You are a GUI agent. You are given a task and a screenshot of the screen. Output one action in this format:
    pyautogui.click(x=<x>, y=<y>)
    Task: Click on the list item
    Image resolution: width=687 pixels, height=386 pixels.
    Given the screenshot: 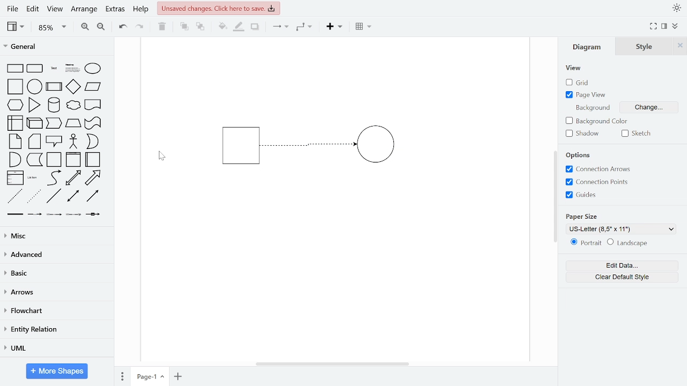 What is the action you would take?
    pyautogui.click(x=33, y=177)
    